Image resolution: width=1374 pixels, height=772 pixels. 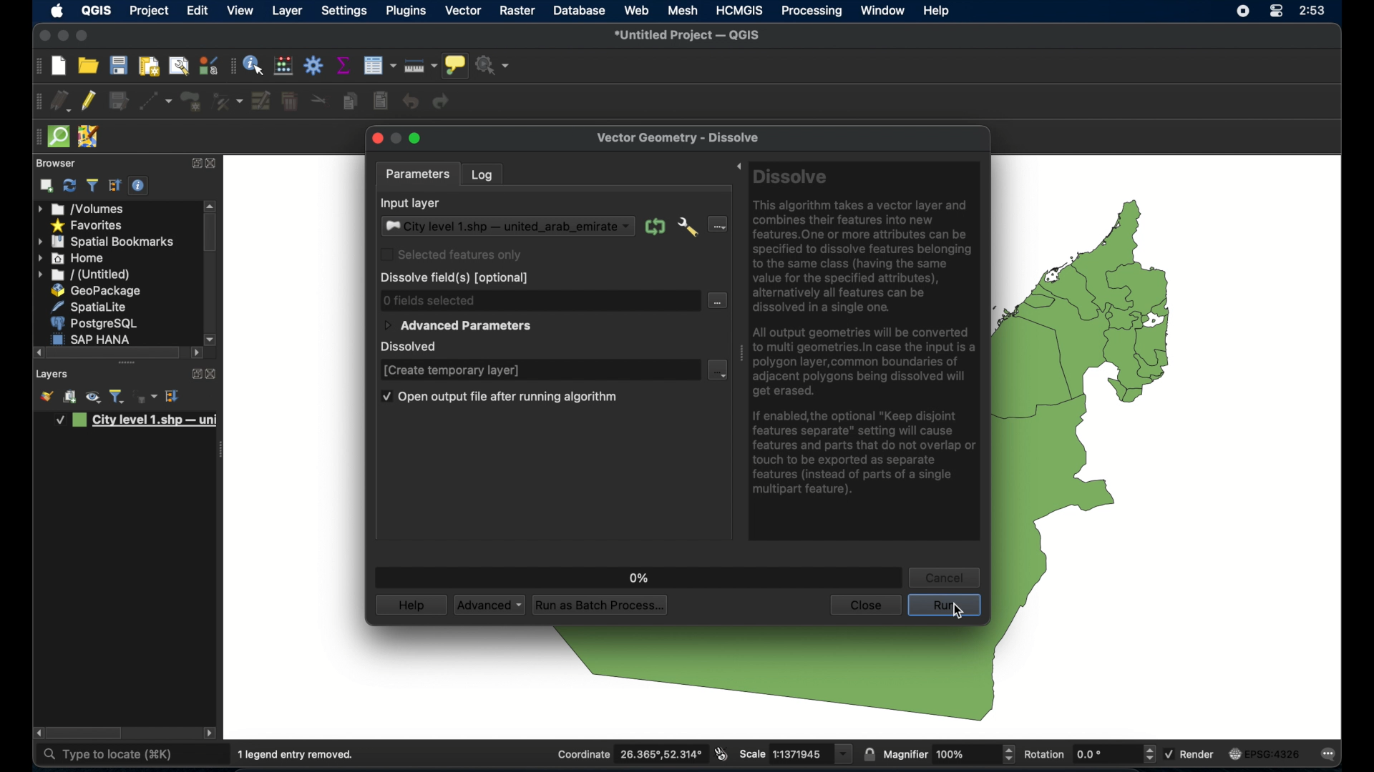 I want to click on add polygon feature, so click(x=191, y=100).